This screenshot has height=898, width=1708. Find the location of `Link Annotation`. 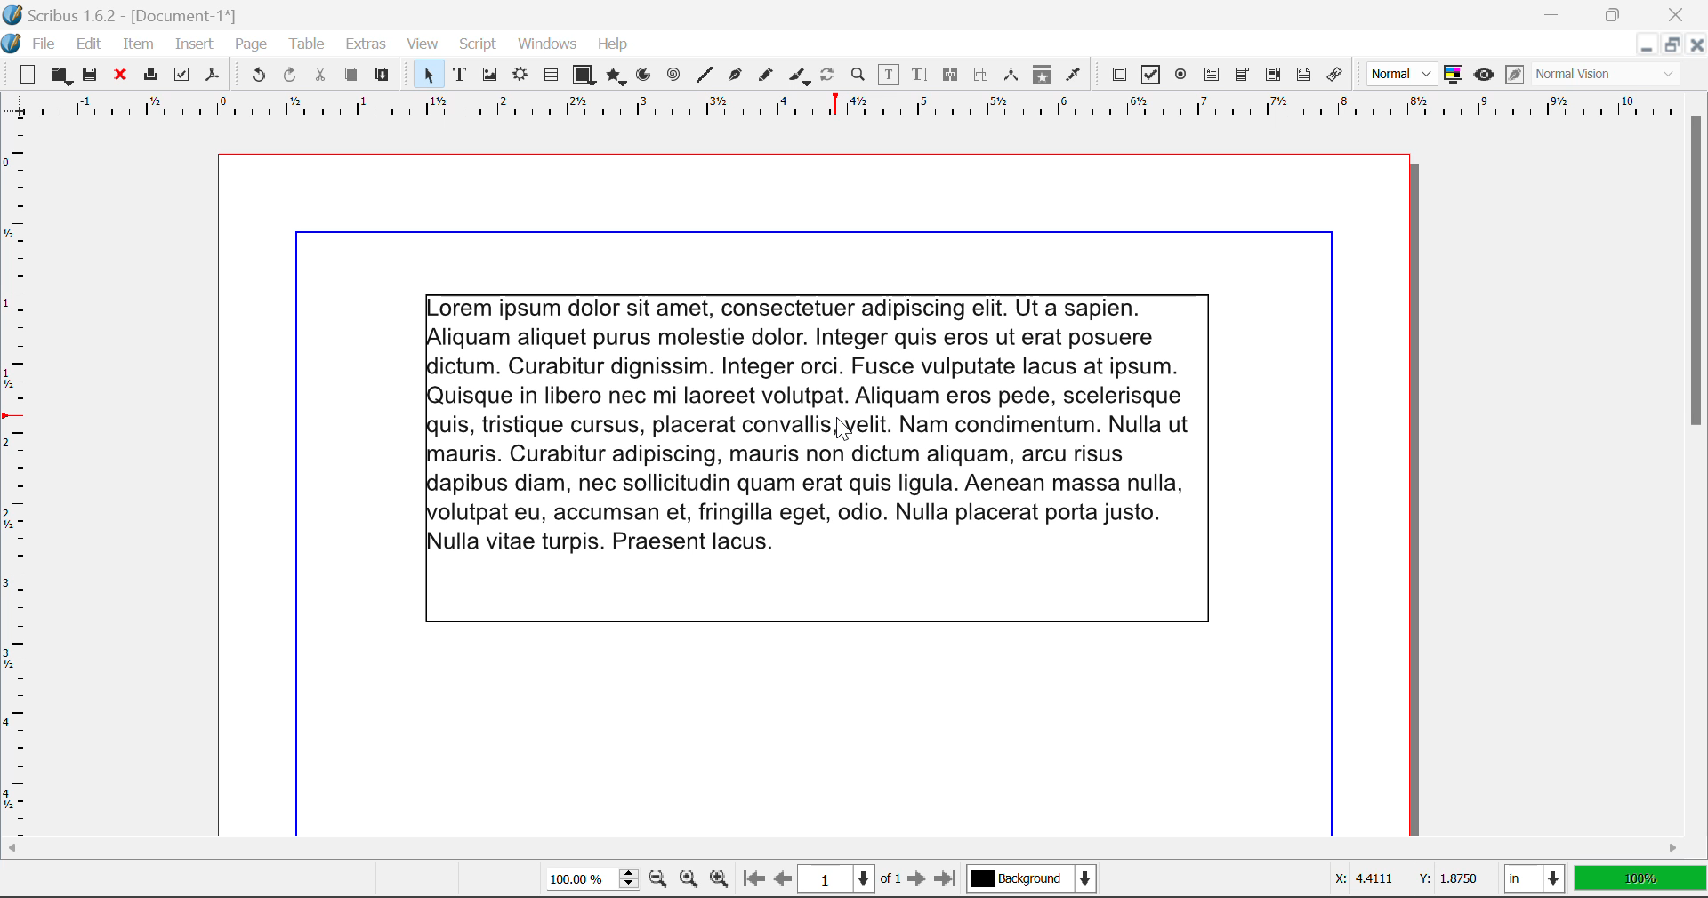

Link Annotation is located at coordinates (1339, 76).